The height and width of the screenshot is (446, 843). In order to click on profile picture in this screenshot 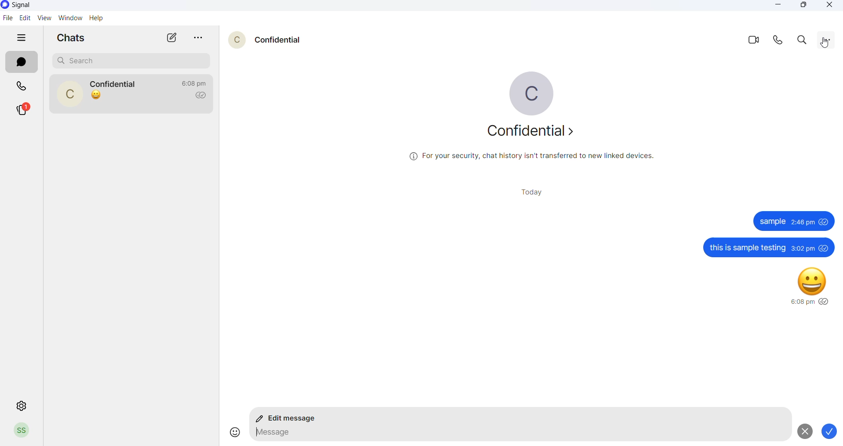, I will do `click(233, 38)`.